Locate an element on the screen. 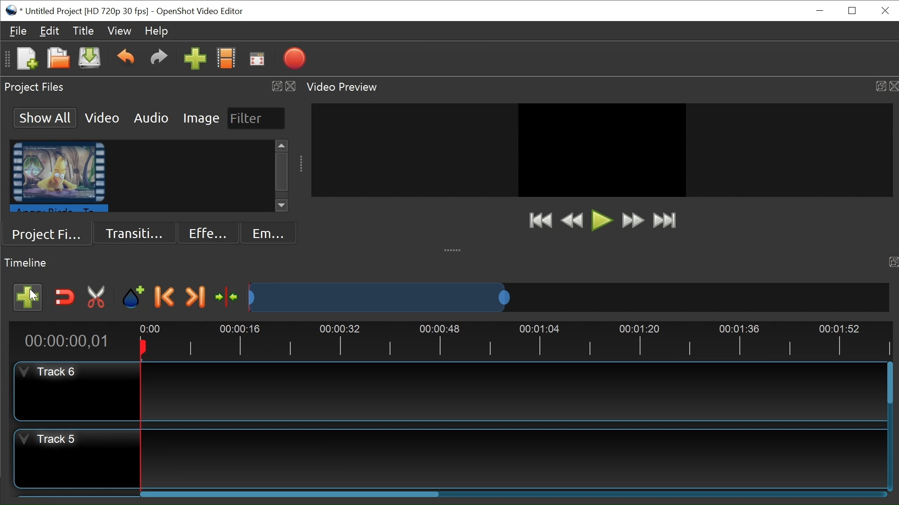 Image resolution: width=899 pixels, height=505 pixels. Export Video is located at coordinates (295, 58).